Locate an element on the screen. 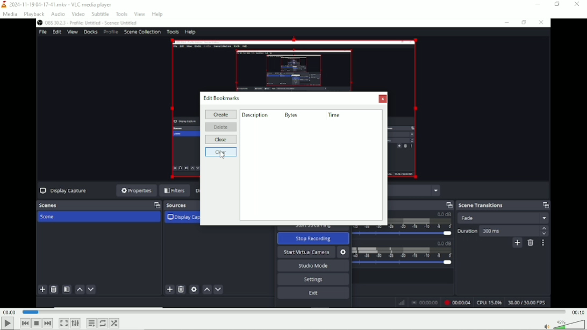 The height and width of the screenshot is (330, 587). View is located at coordinates (139, 13).